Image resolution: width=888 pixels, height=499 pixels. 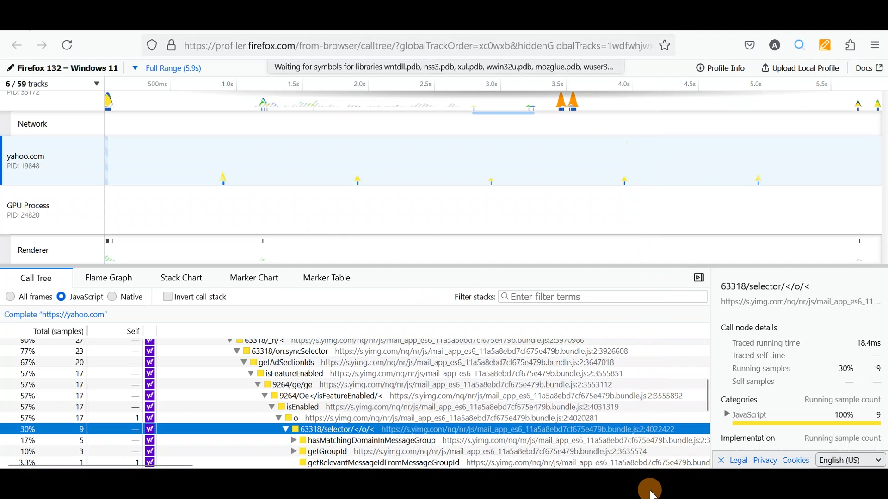 I want to click on Flame Graph, so click(x=108, y=277).